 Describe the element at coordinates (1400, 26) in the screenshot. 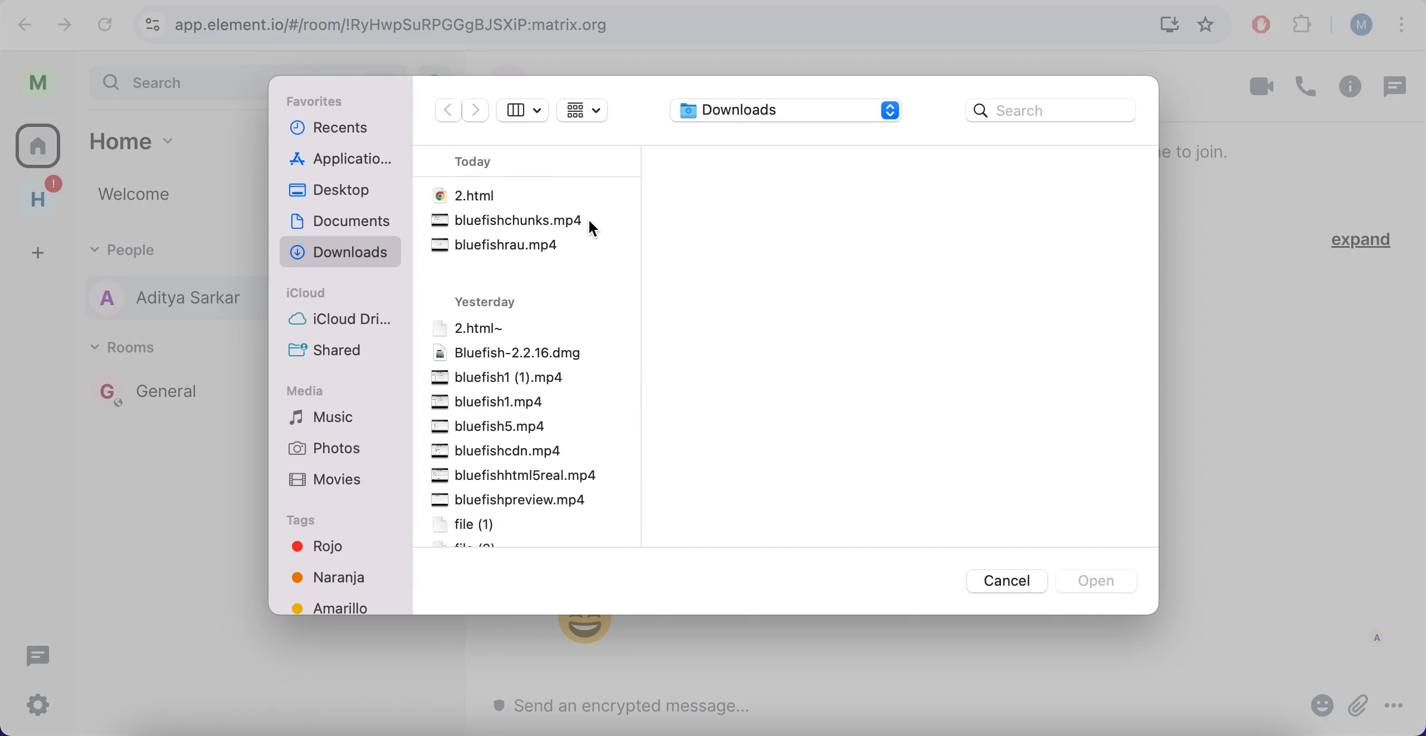

I see `options` at that location.